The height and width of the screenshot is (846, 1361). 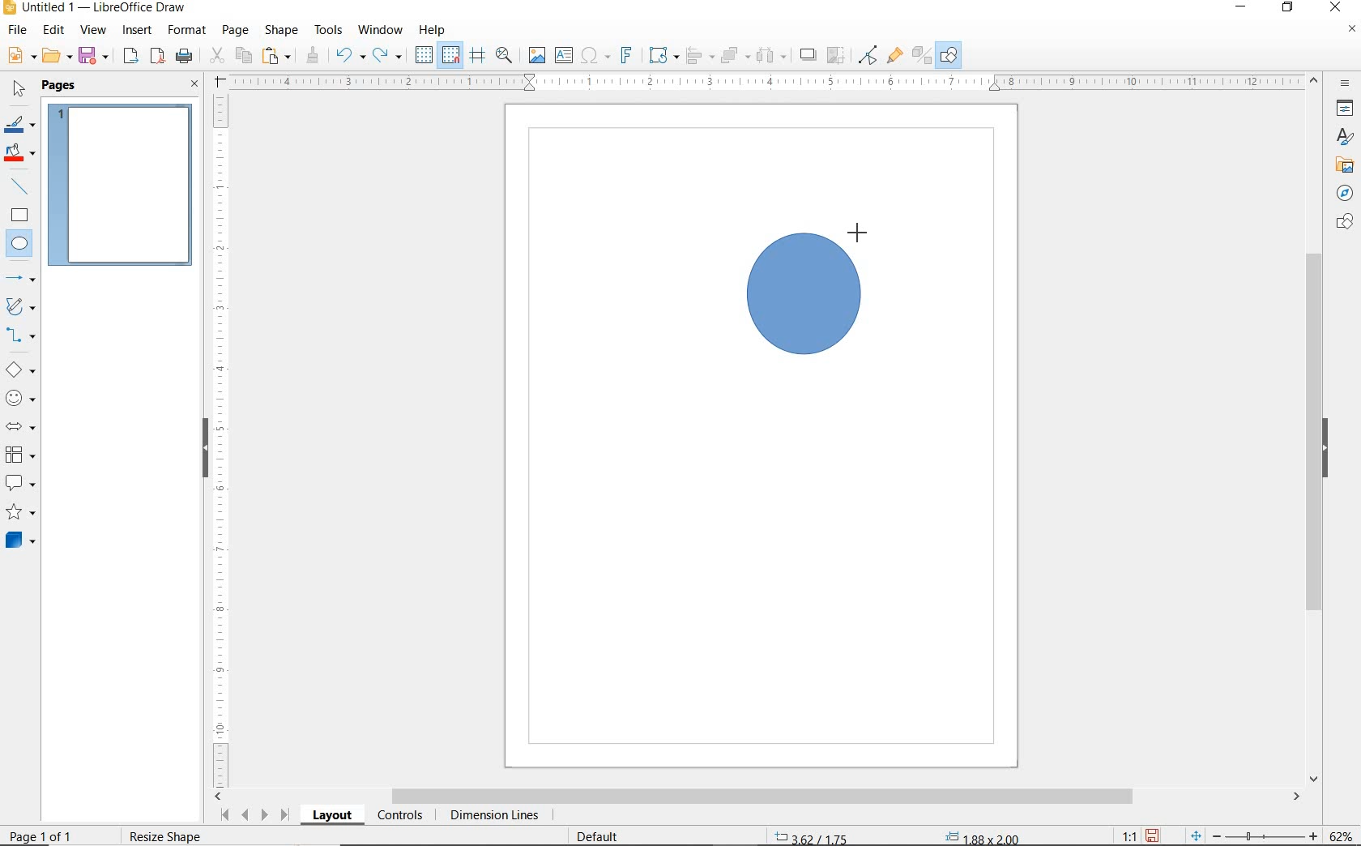 What do you see at coordinates (735, 56) in the screenshot?
I see `ARRANGE` at bounding box center [735, 56].